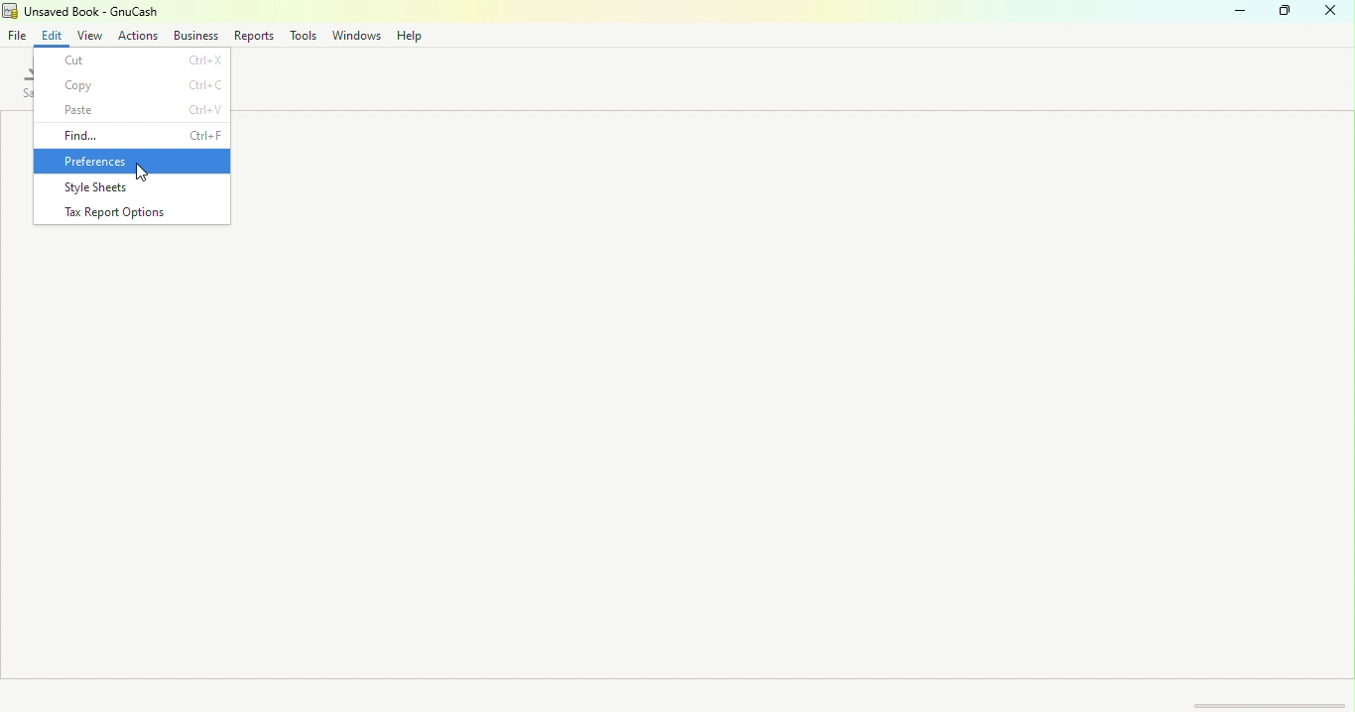  What do you see at coordinates (355, 37) in the screenshot?
I see `Windows` at bounding box center [355, 37].